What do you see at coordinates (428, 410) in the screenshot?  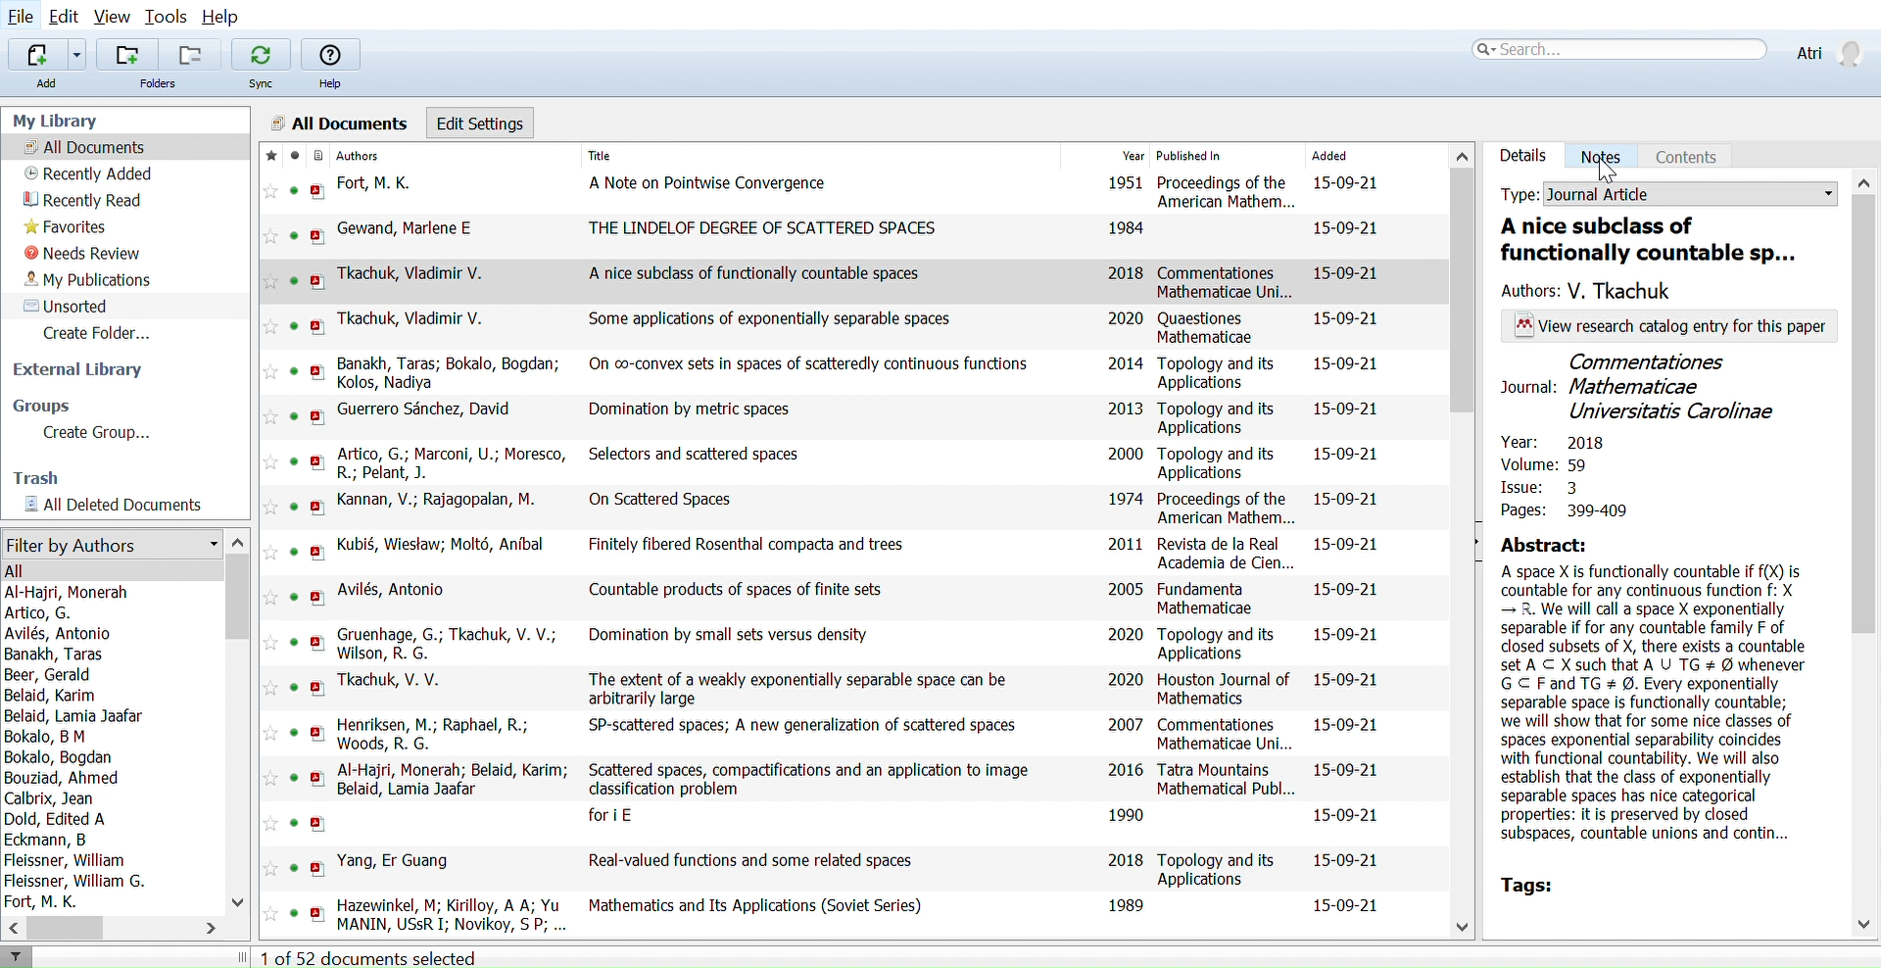 I see `Guerrero Sanchez, David` at bounding box center [428, 410].